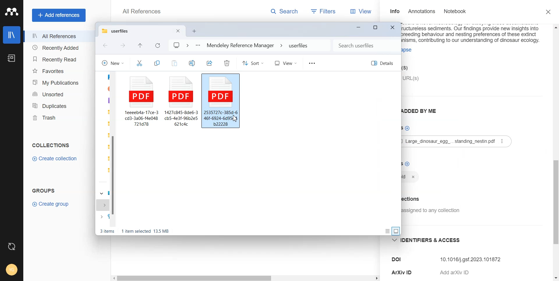 The height and width of the screenshot is (281, 559). What do you see at coordinates (60, 94) in the screenshot?
I see `Unsorted` at bounding box center [60, 94].